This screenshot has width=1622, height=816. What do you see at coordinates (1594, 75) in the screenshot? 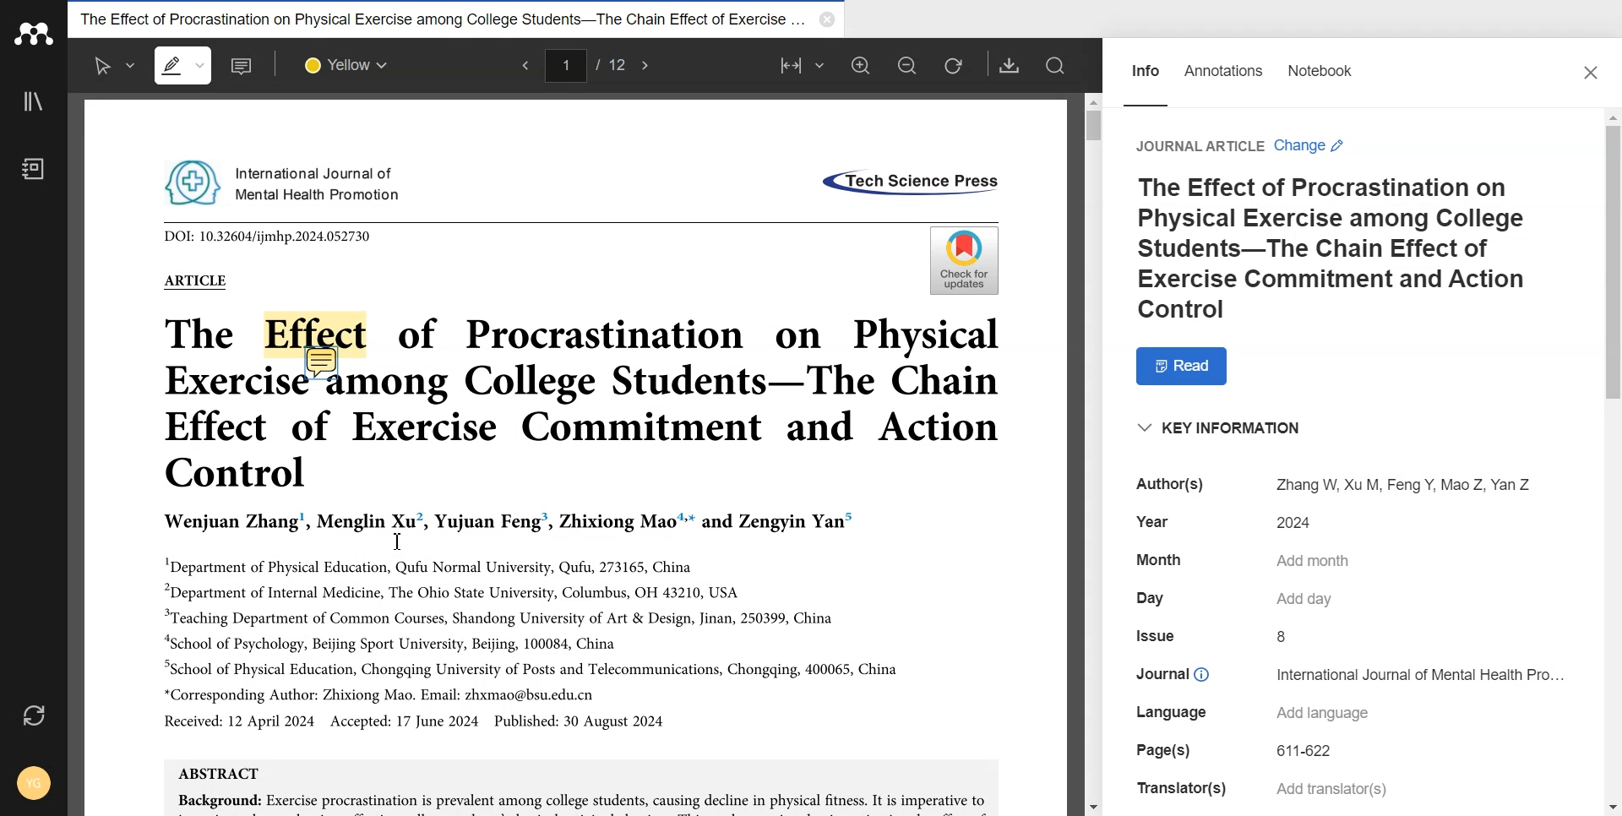
I see `Close` at bounding box center [1594, 75].